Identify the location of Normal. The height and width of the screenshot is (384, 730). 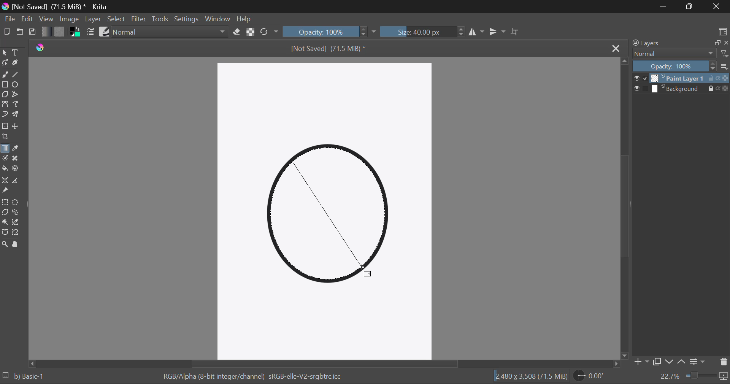
(674, 54).